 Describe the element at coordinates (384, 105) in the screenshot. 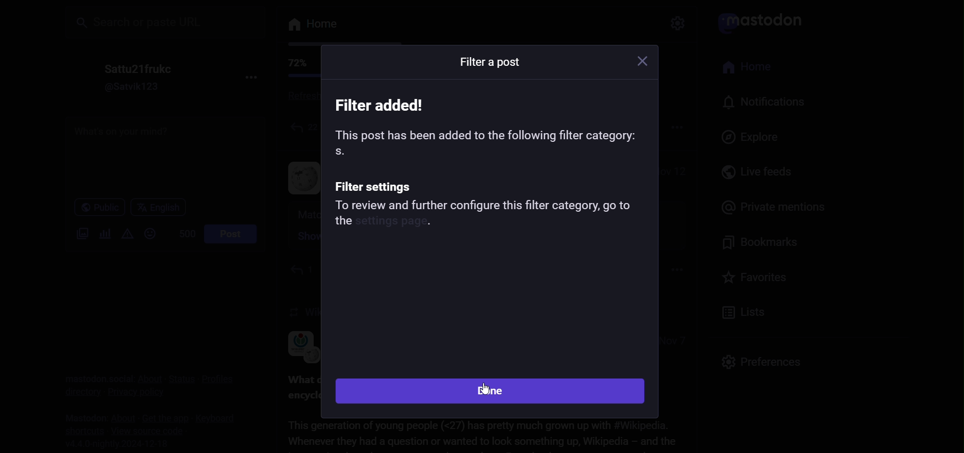

I see `Filter added!` at that location.